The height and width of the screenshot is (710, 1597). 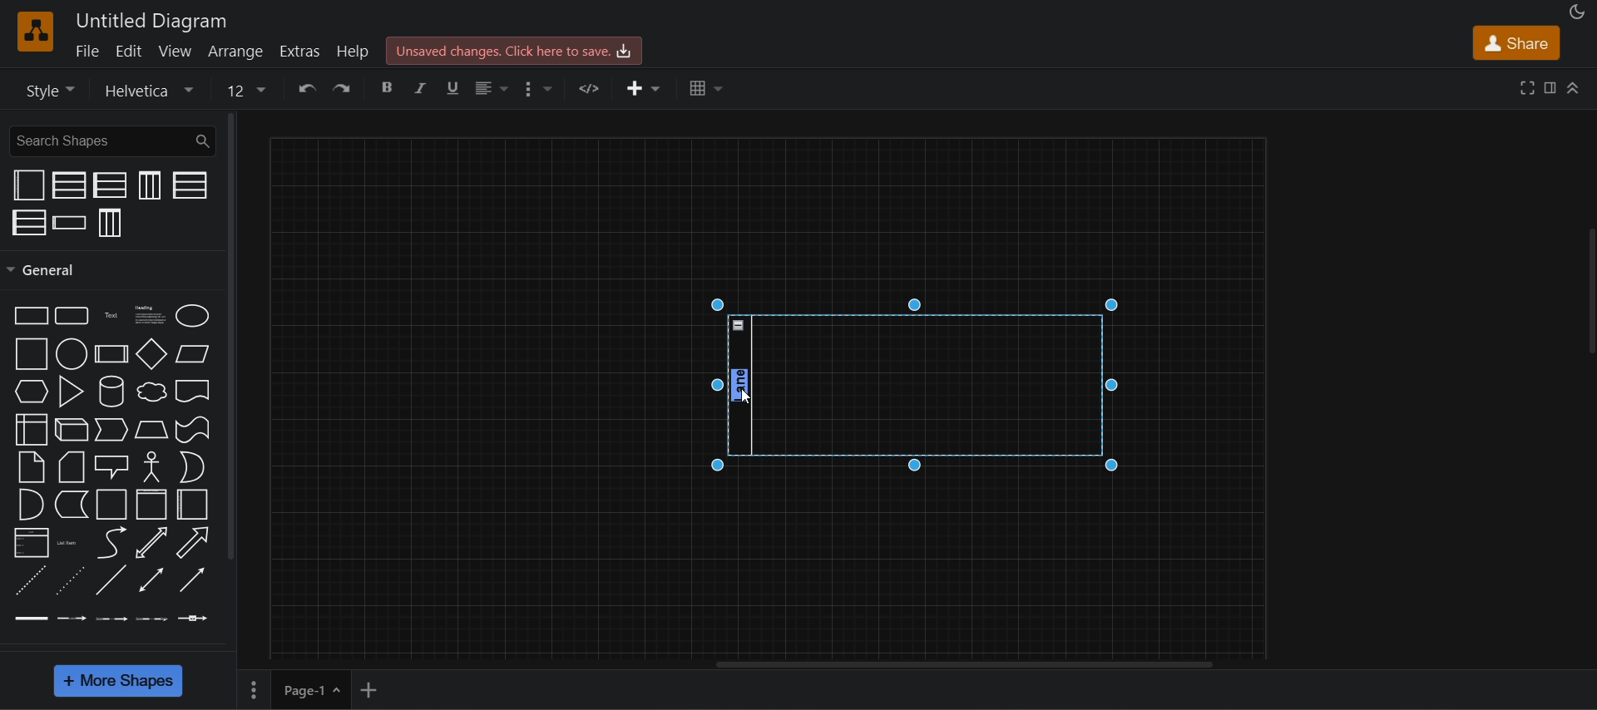 What do you see at coordinates (71, 391) in the screenshot?
I see `triangle` at bounding box center [71, 391].